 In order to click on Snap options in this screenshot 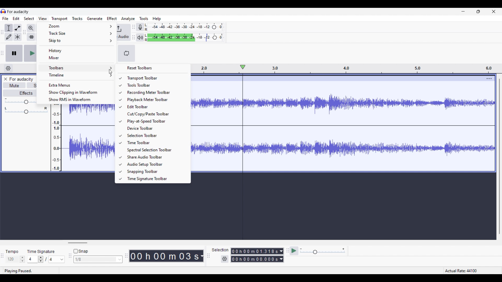, I will do `click(98, 259)`.